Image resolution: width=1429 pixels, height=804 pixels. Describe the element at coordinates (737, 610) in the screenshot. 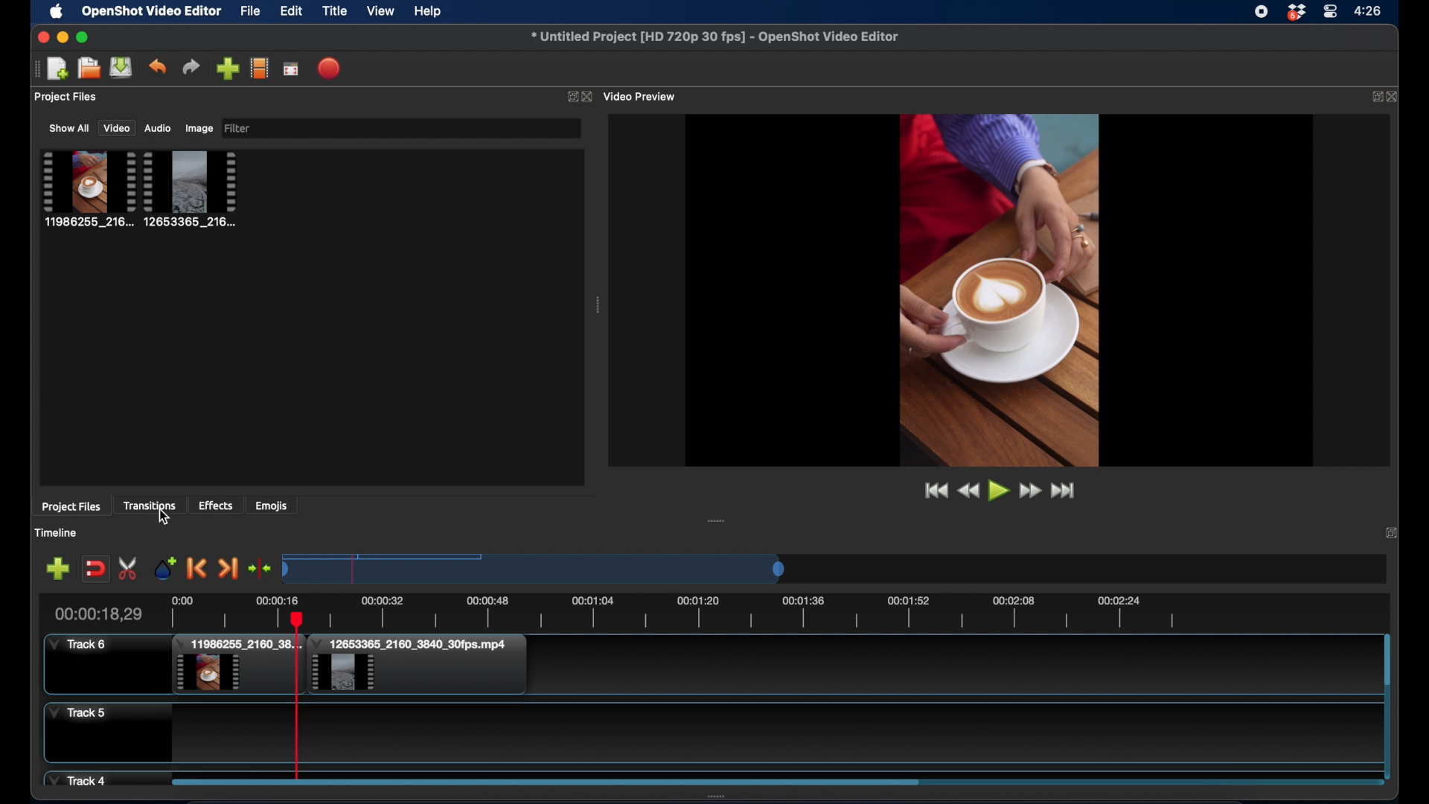

I see `timeline` at that location.